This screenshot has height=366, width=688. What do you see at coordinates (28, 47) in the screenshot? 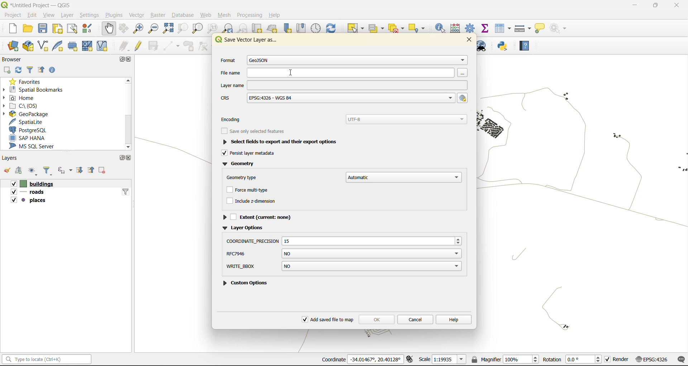
I see `new geopackage` at bounding box center [28, 47].